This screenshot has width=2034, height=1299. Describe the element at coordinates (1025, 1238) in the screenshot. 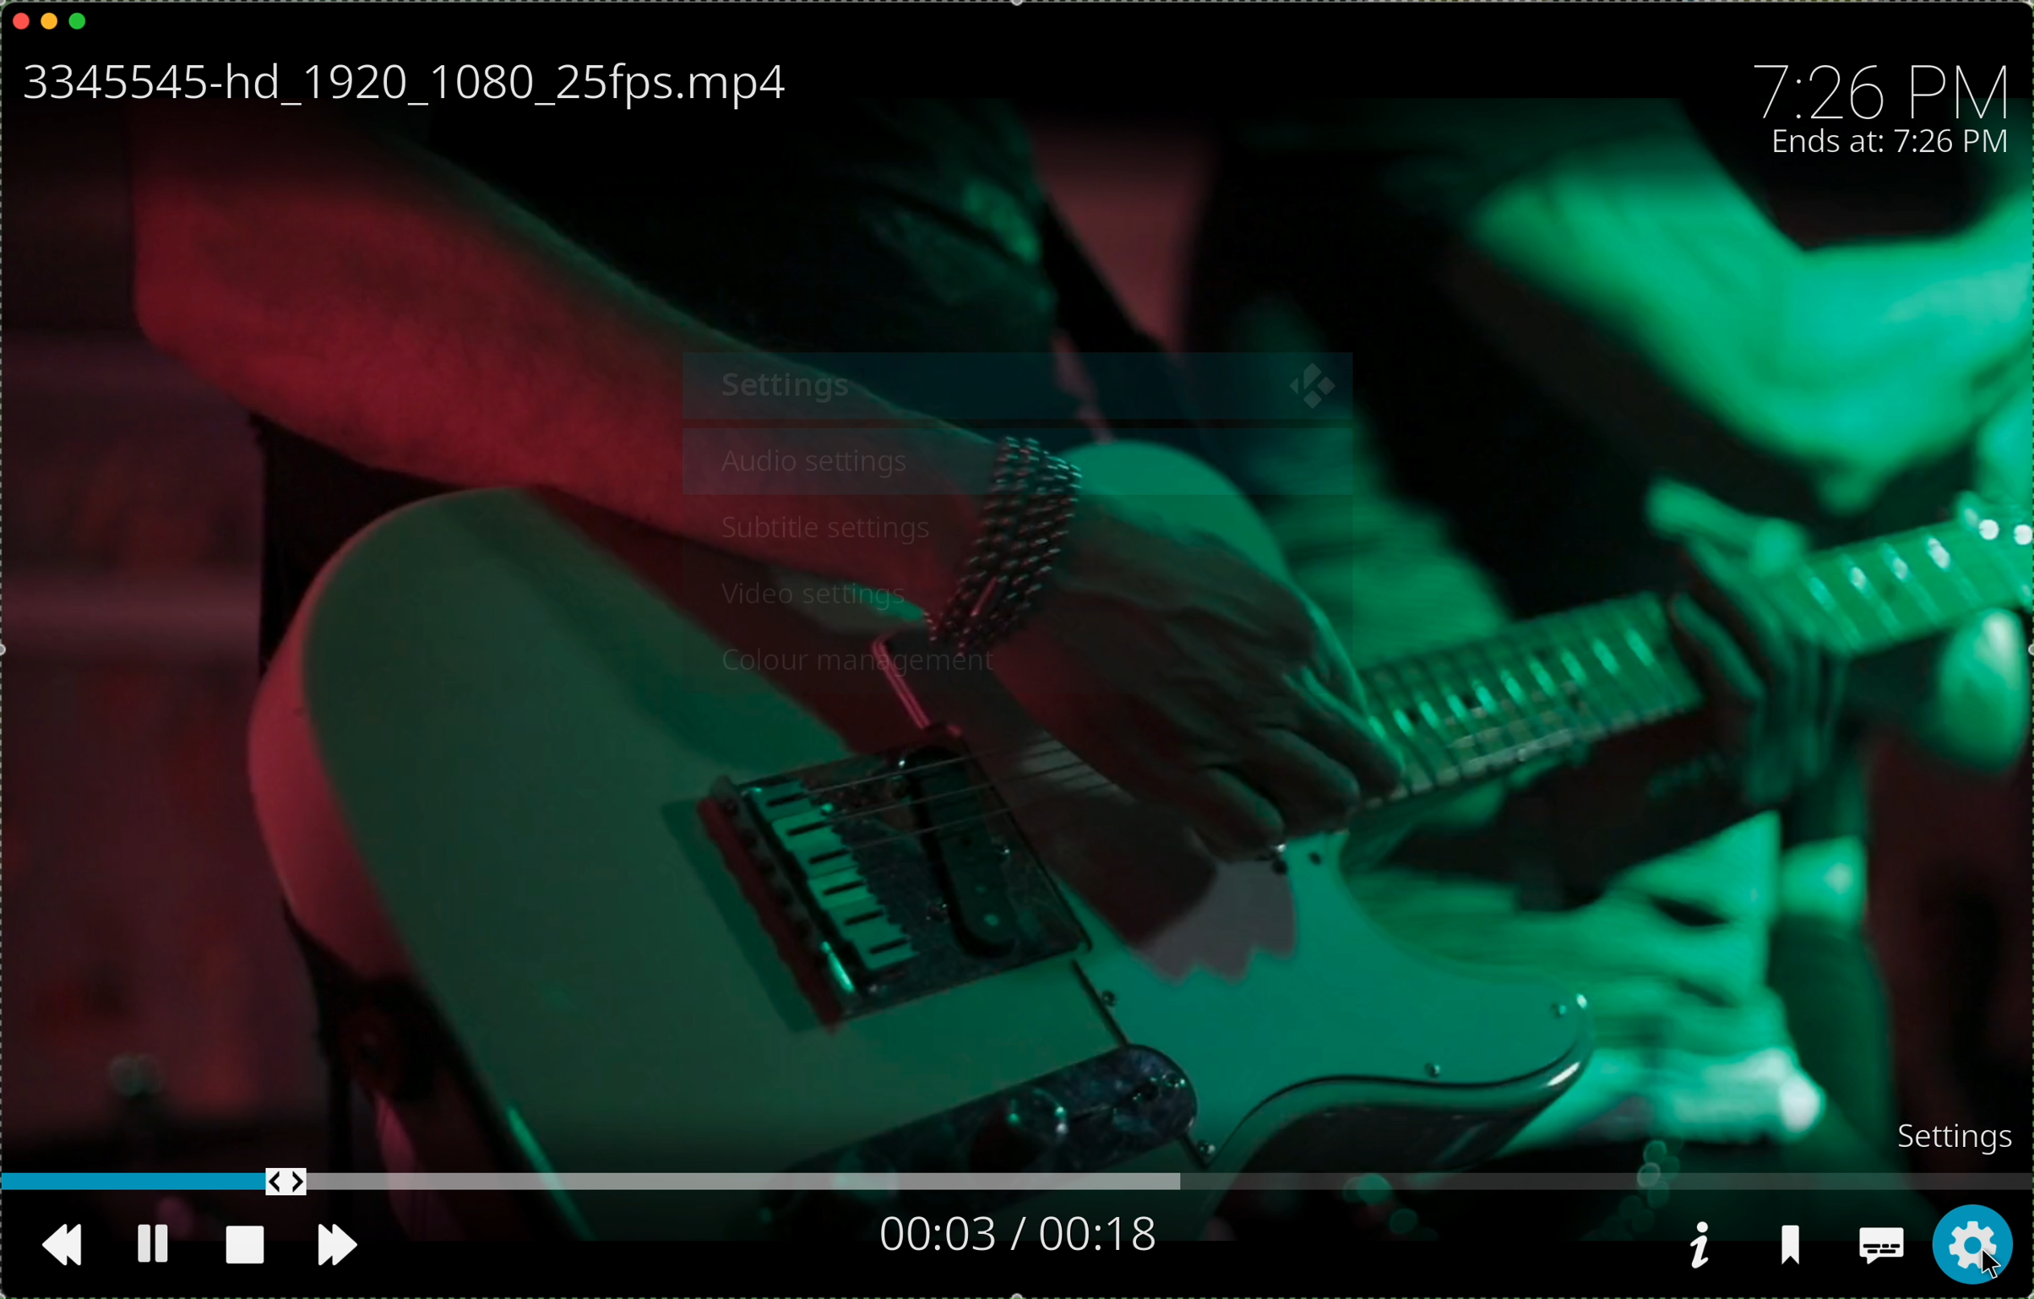

I see `seconds` at that location.